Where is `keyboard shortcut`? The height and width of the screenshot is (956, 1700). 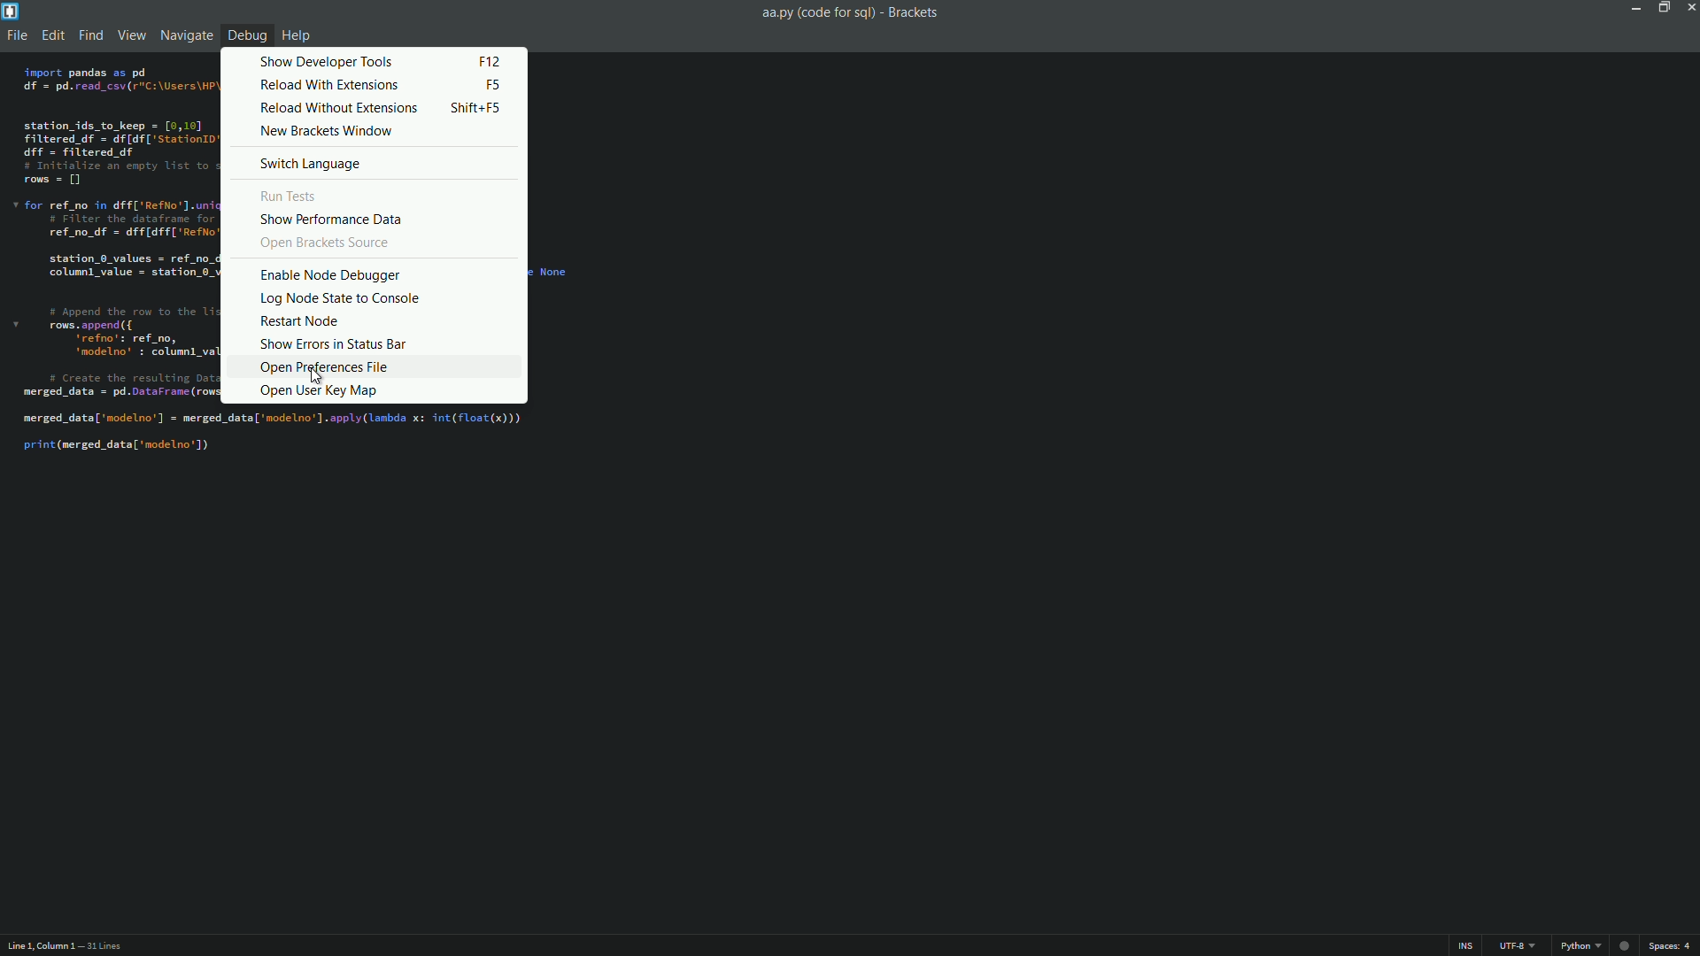
keyboard shortcut is located at coordinates (490, 61).